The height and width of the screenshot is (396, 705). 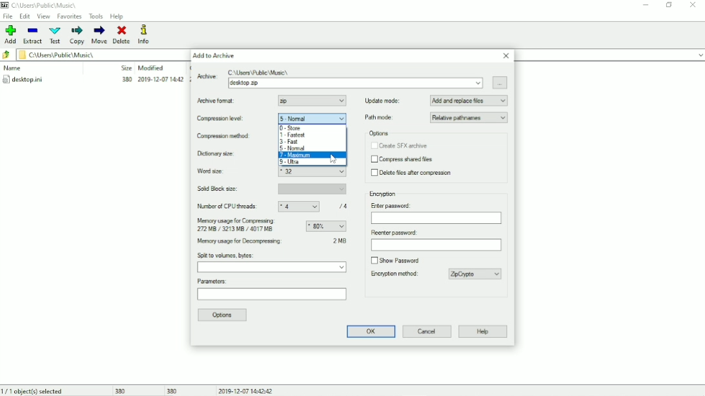 I want to click on 5 - Normal, so click(x=293, y=149).